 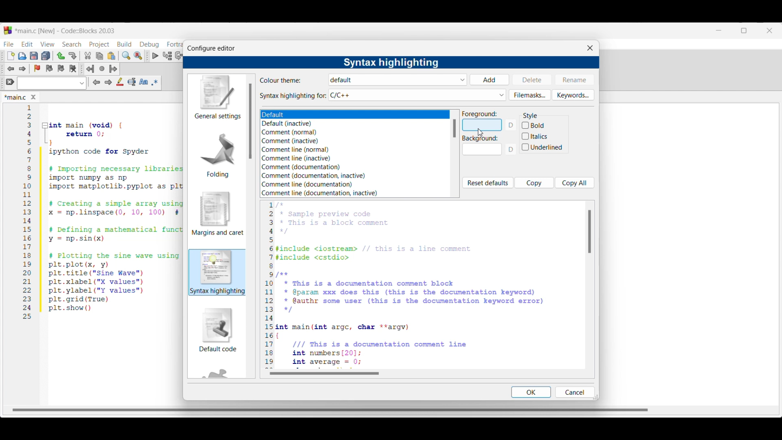 What do you see at coordinates (10, 81) in the screenshot?
I see `Clear` at bounding box center [10, 81].